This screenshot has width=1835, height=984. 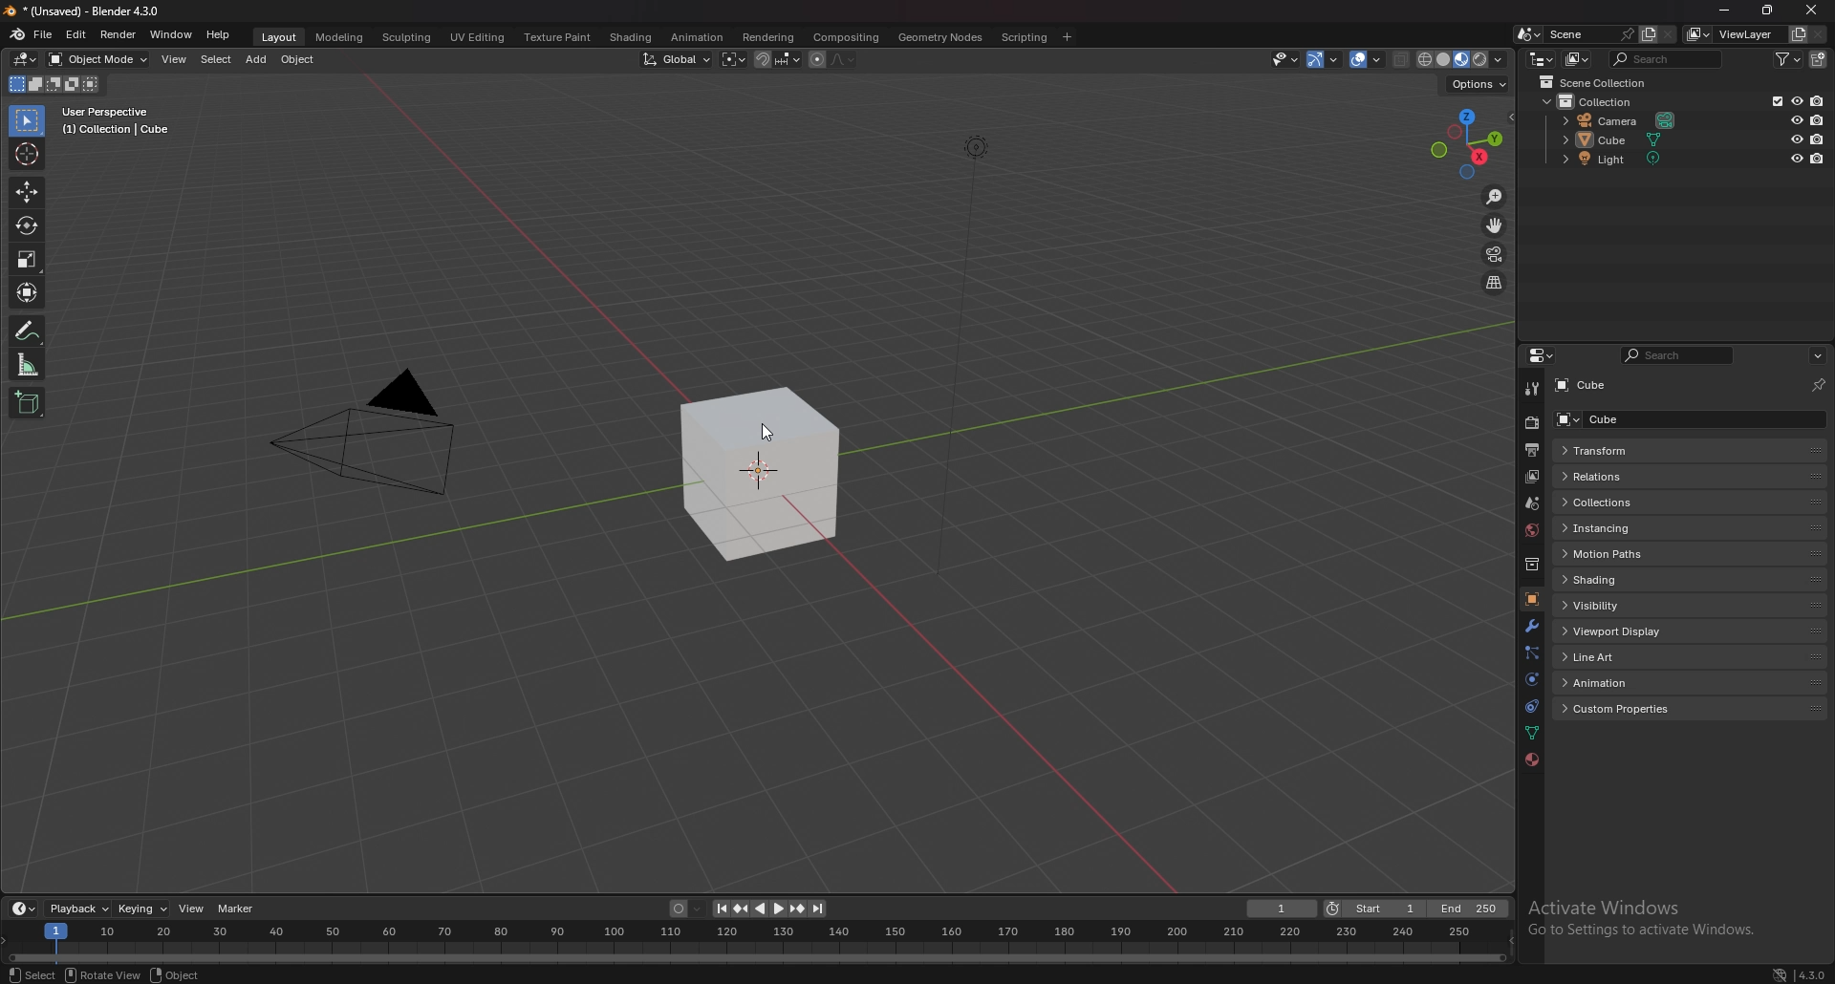 What do you see at coordinates (27, 59) in the screenshot?
I see `editor type` at bounding box center [27, 59].